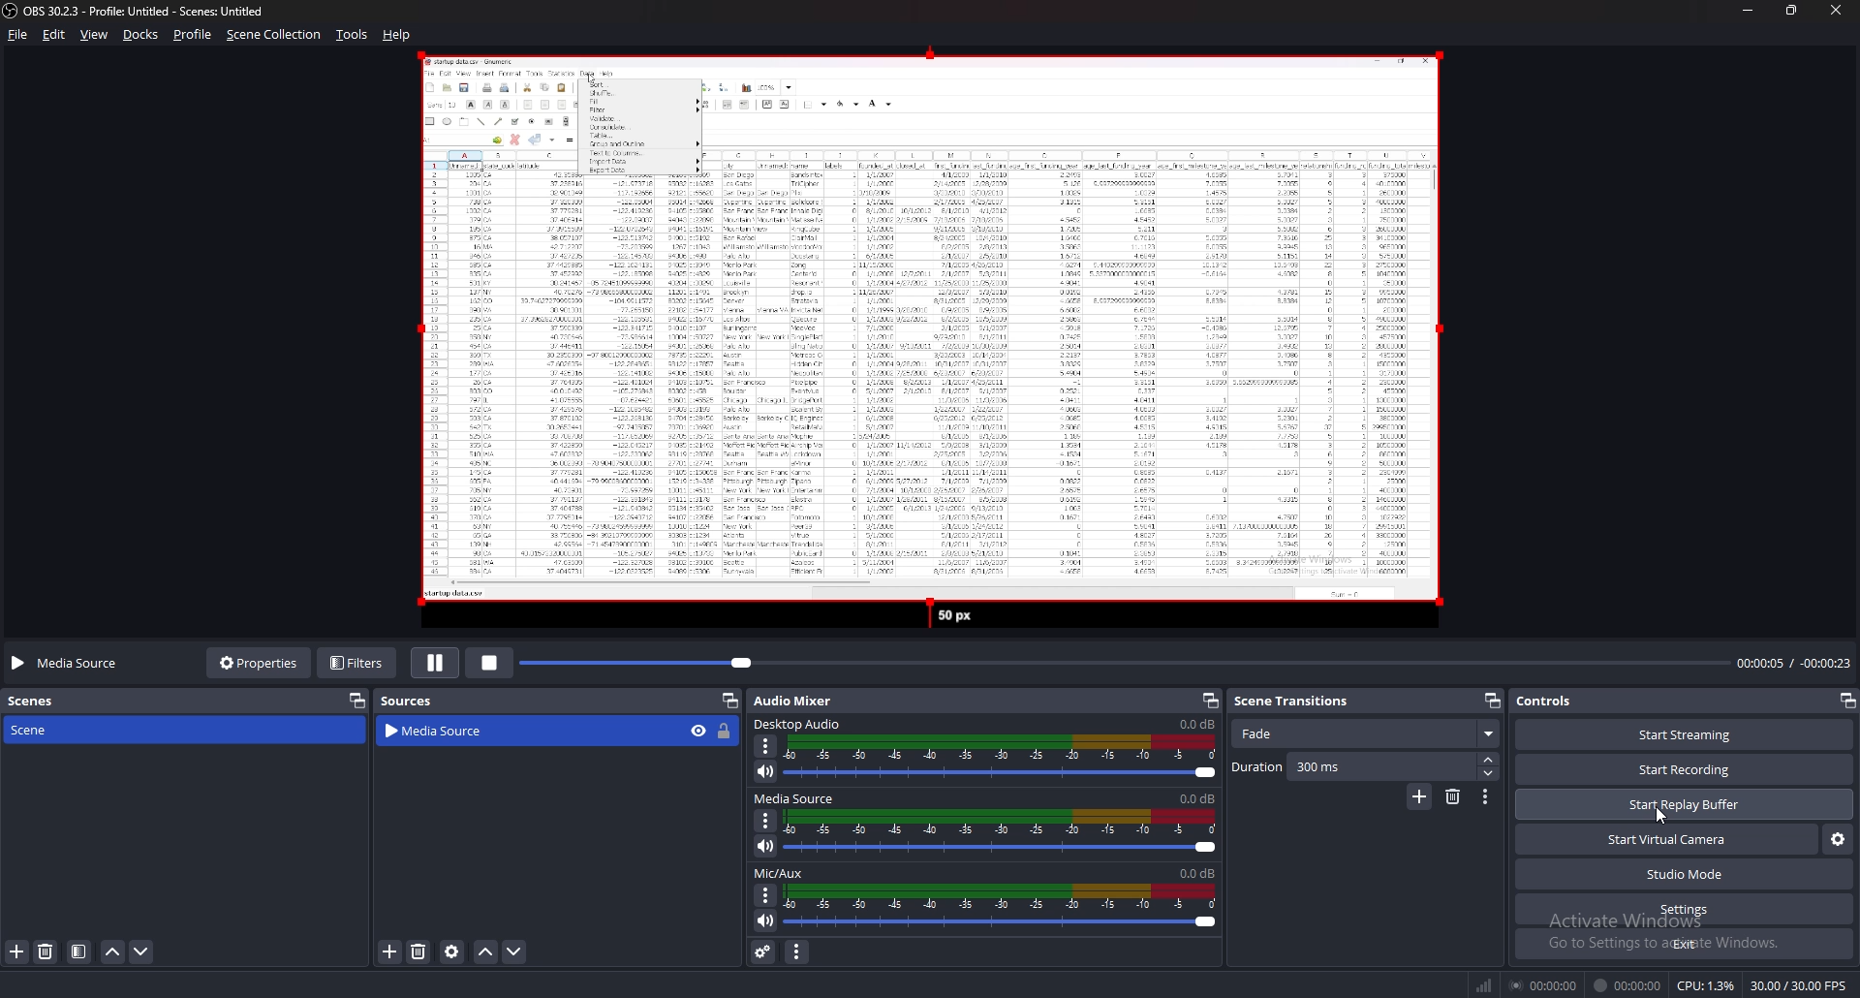  Describe the element at coordinates (1793, 663) in the screenshot. I see `00:00:05 / -00:00:23` at that location.